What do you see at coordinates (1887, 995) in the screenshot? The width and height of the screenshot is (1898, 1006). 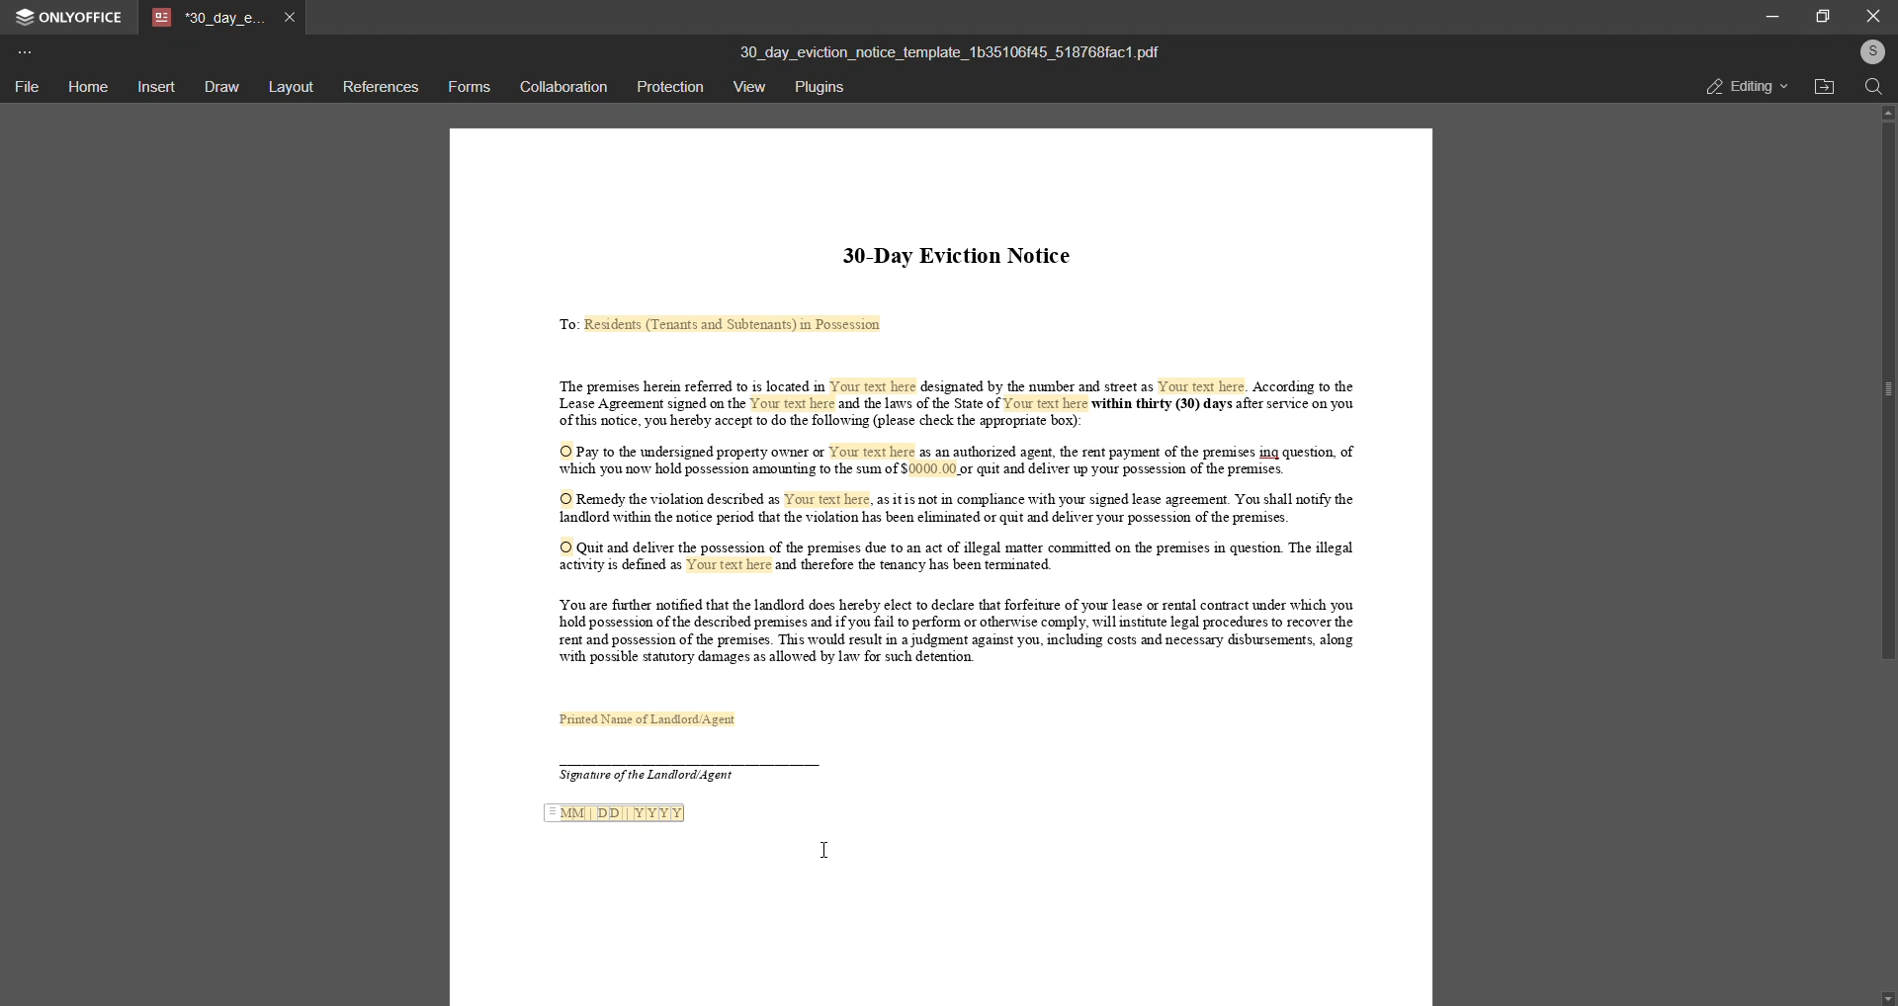 I see `scroll down` at bounding box center [1887, 995].